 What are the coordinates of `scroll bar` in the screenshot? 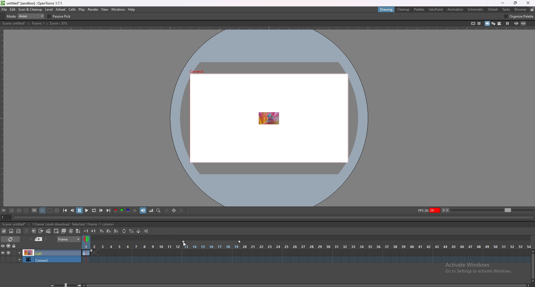 It's located at (532, 266).